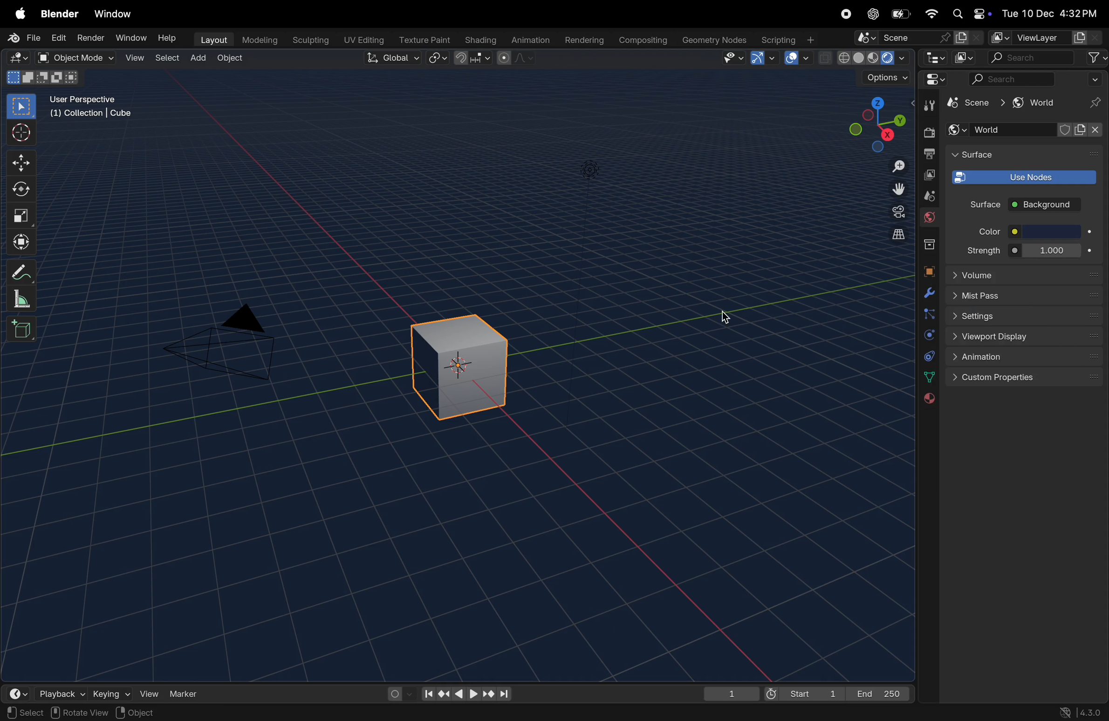 This screenshot has height=721, width=1109. What do you see at coordinates (928, 271) in the screenshot?
I see `object ` at bounding box center [928, 271].